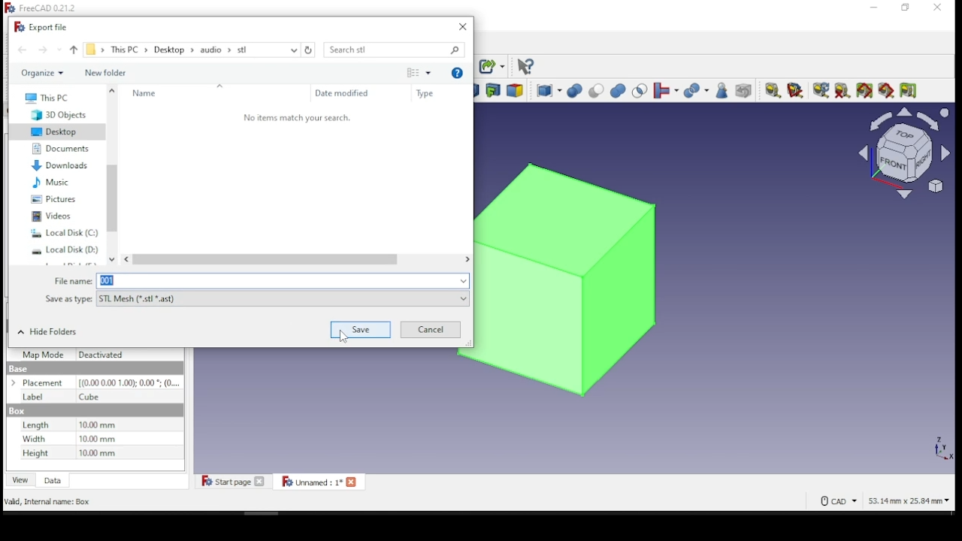 The width and height of the screenshot is (962, 541). What do you see at coordinates (864, 91) in the screenshot?
I see `toggle all` at bounding box center [864, 91].